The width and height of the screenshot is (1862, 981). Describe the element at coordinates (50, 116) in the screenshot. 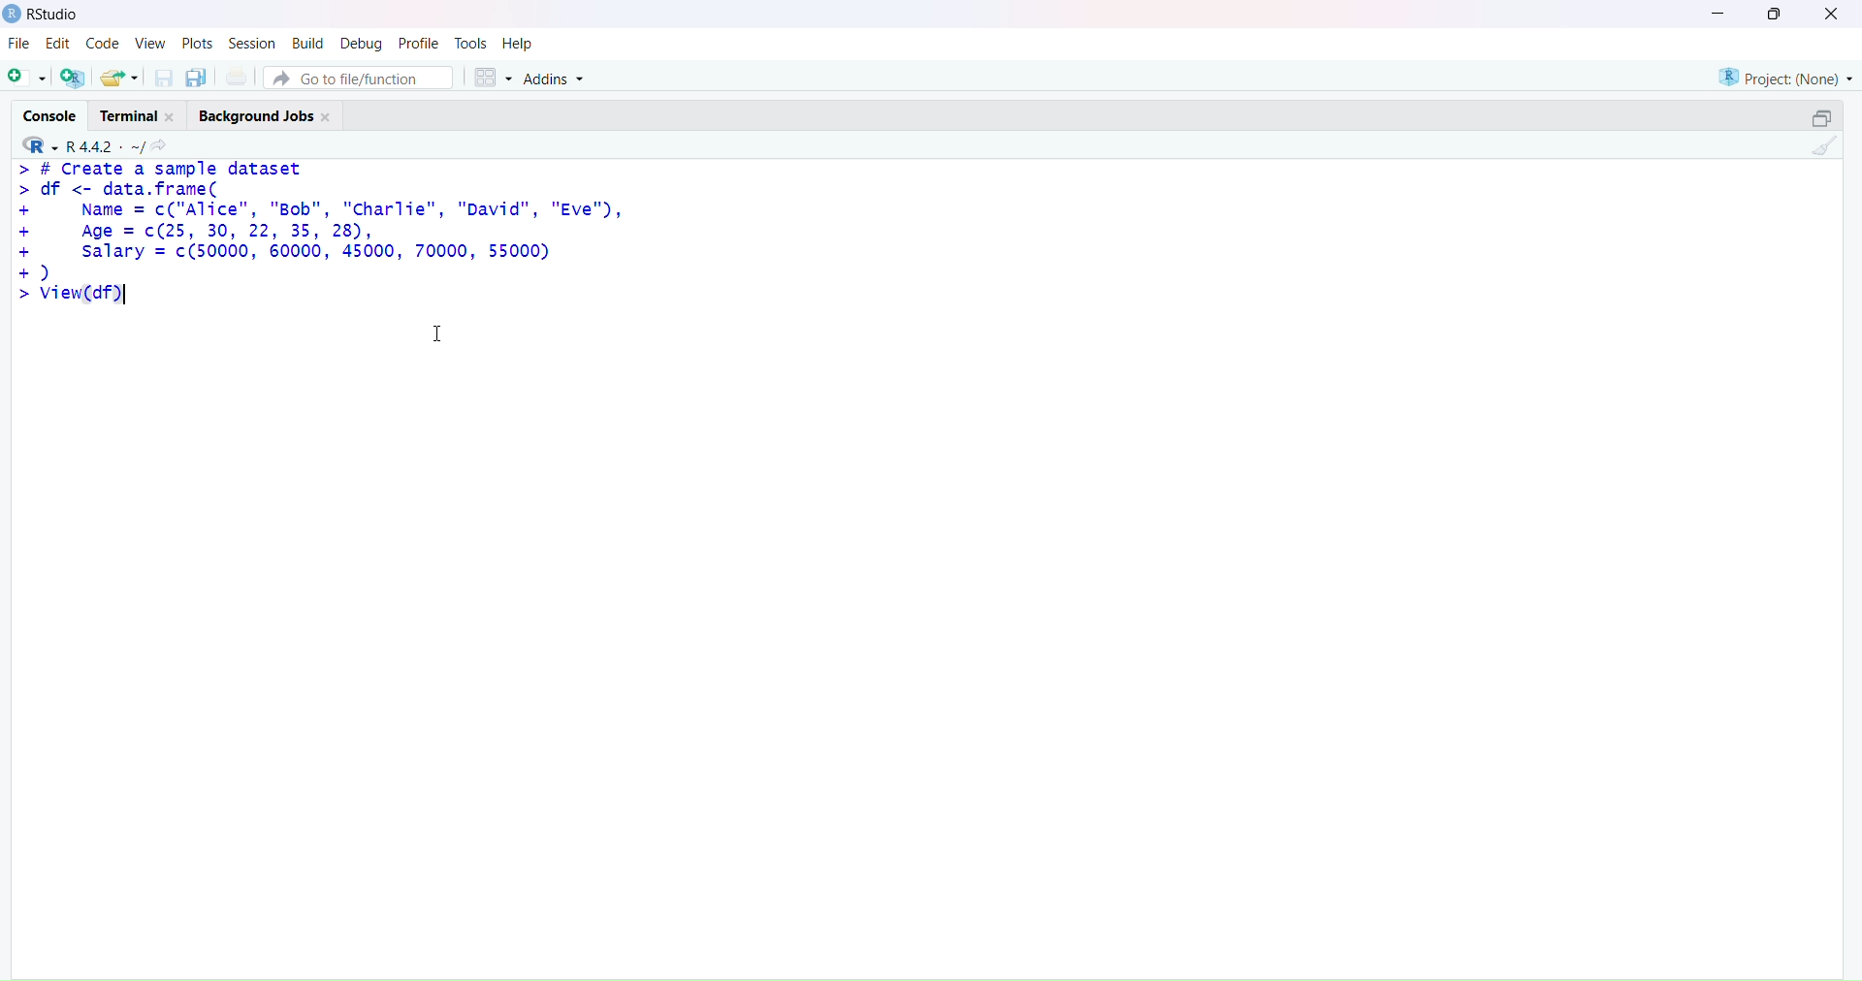

I see `console` at that location.